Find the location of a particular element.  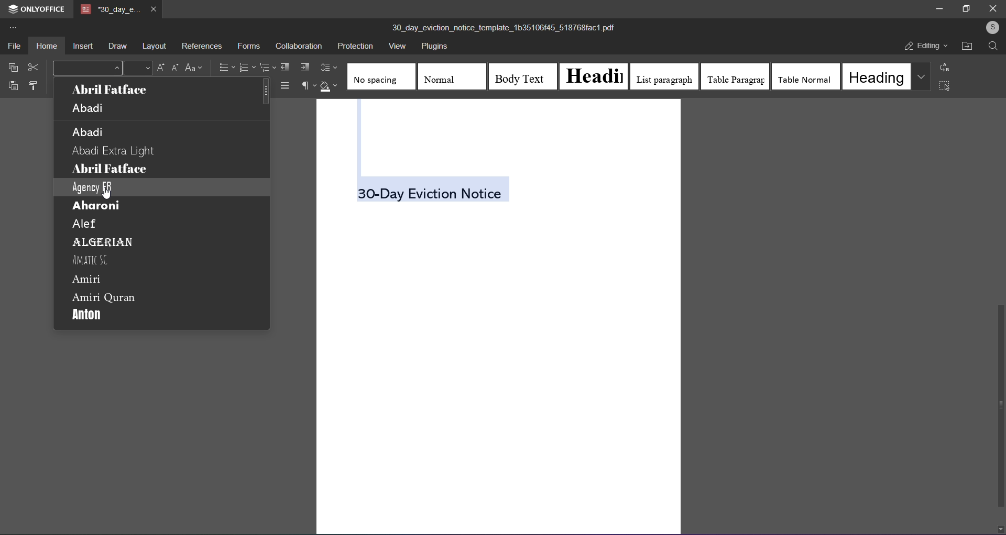

select all is located at coordinates (945, 87).